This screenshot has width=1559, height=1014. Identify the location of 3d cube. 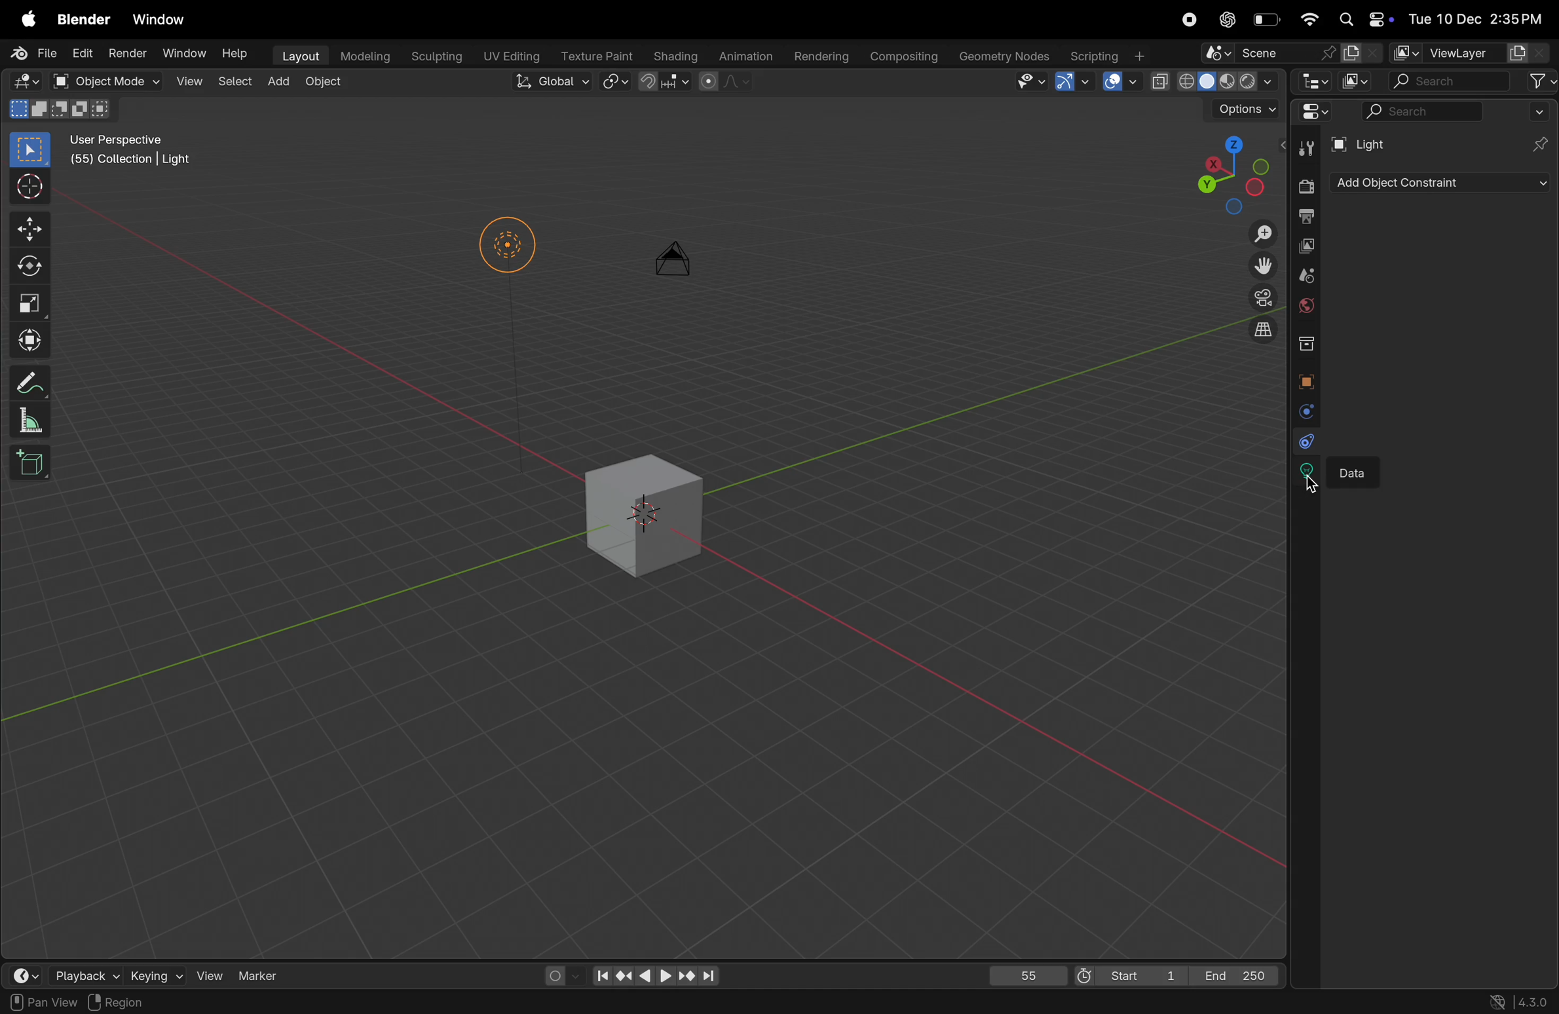
(647, 508).